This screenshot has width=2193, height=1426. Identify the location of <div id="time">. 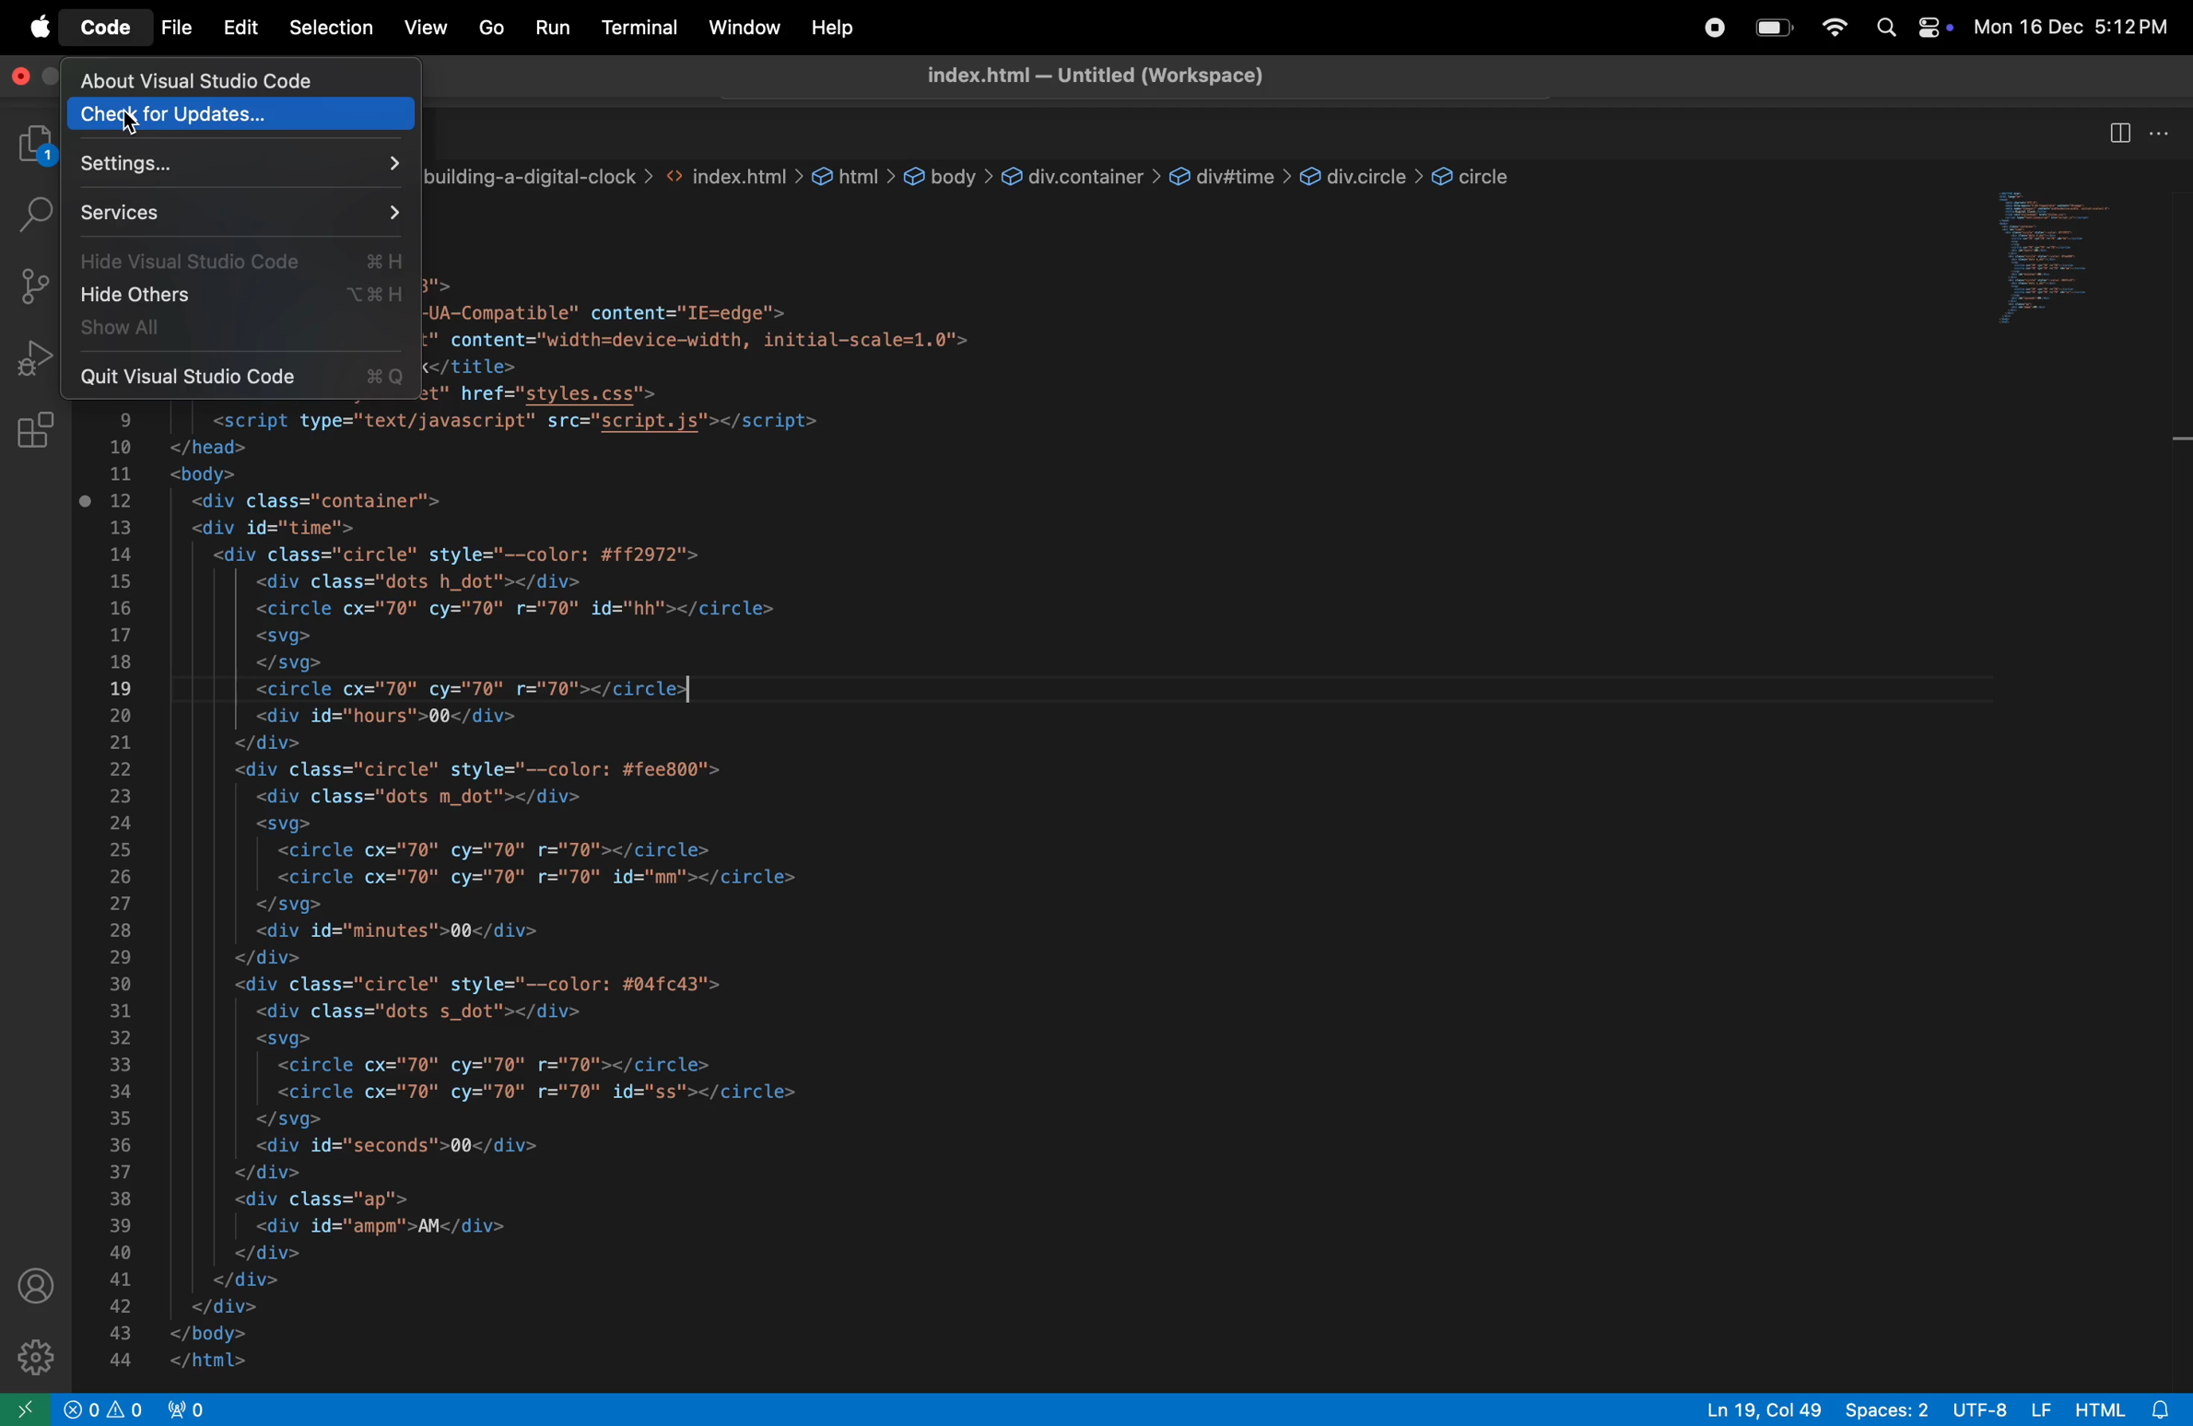
(281, 526).